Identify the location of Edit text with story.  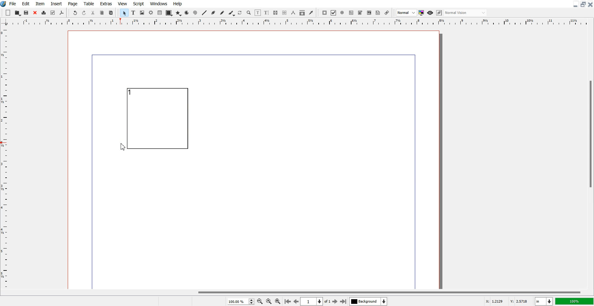
(267, 13).